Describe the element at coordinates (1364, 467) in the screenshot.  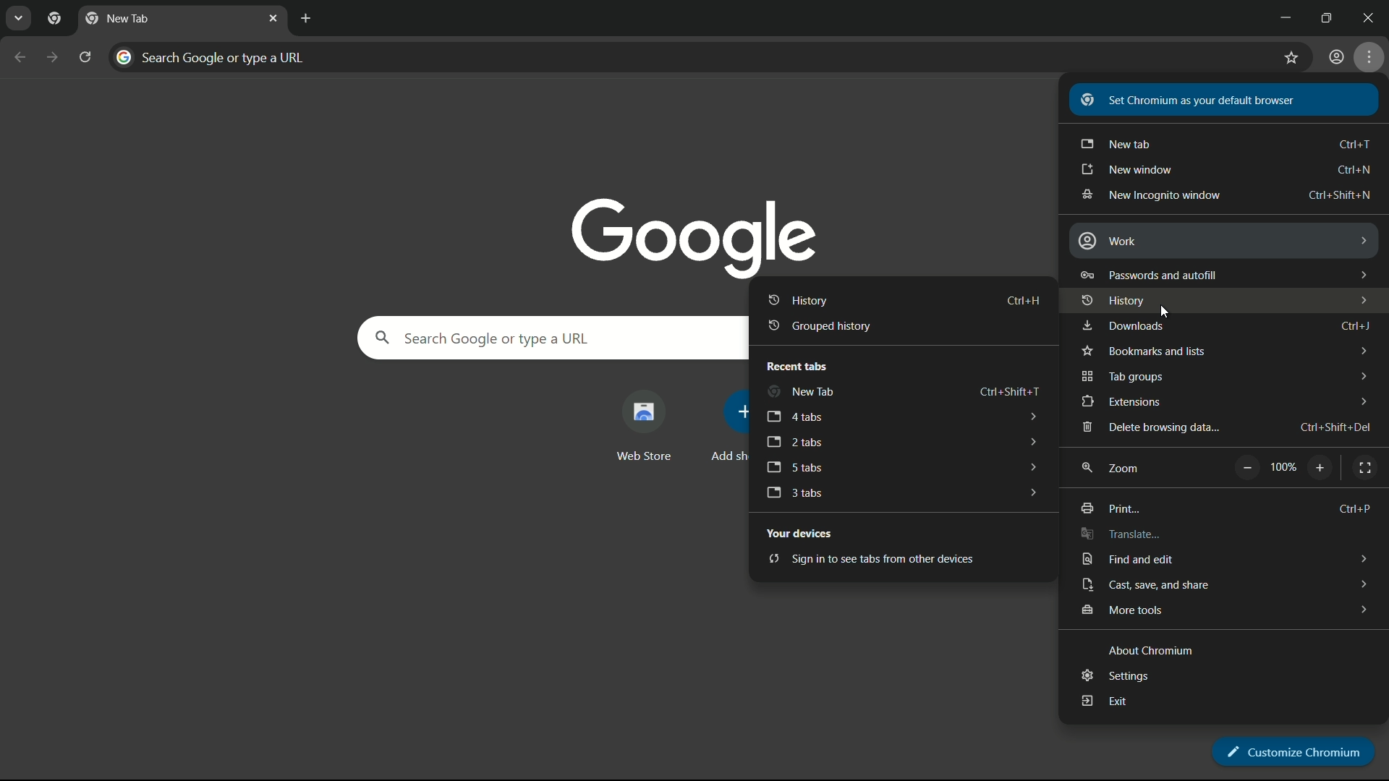
I see `full screen` at that location.